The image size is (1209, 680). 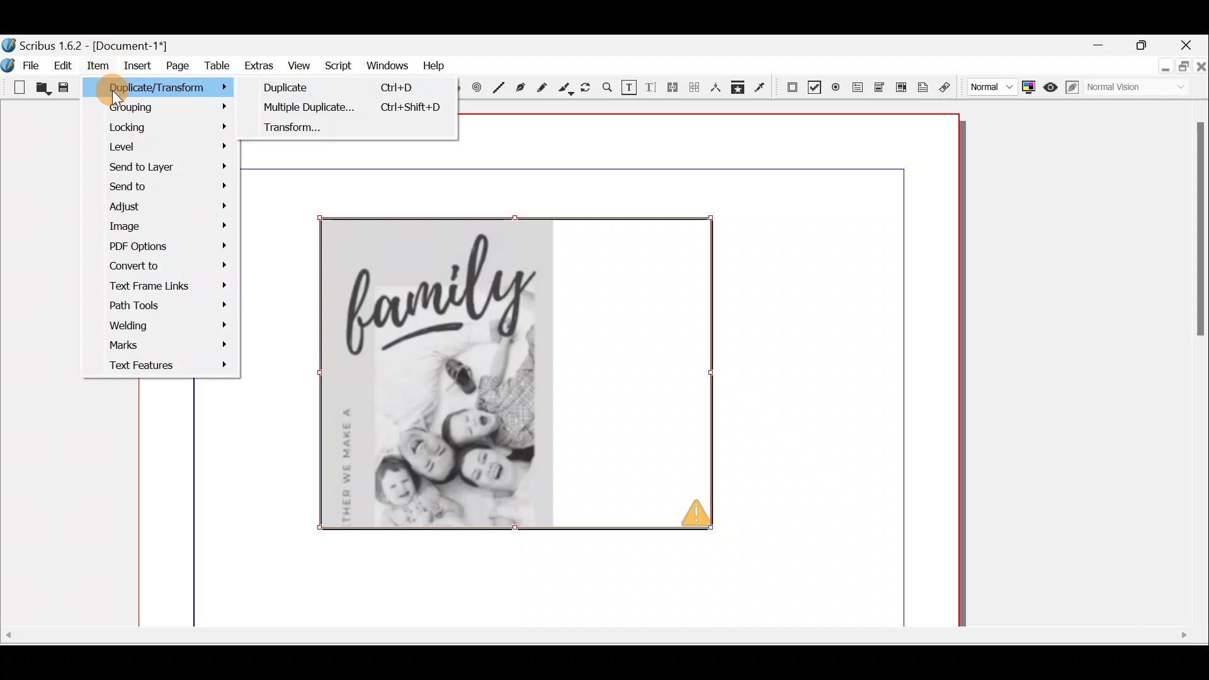 What do you see at coordinates (342, 88) in the screenshot?
I see `Multiple Duplicate` at bounding box center [342, 88].